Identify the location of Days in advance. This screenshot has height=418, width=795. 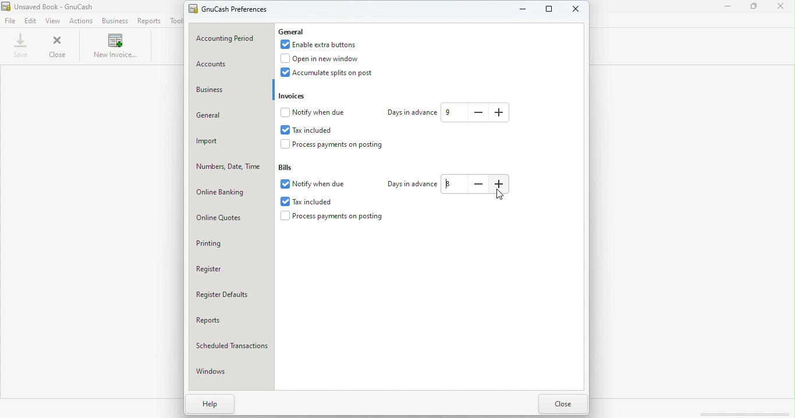
(410, 185).